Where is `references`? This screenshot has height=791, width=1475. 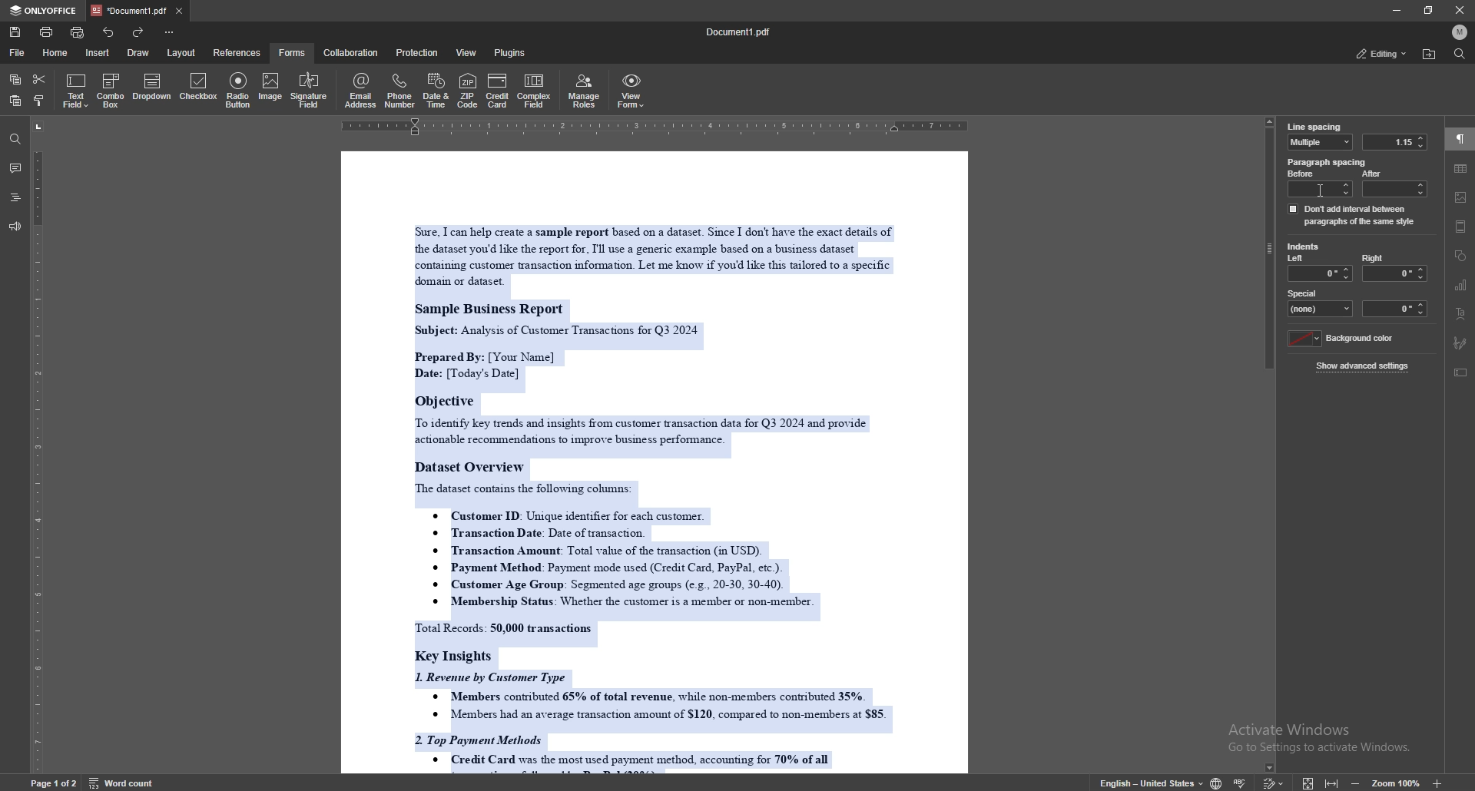 references is located at coordinates (238, 52).